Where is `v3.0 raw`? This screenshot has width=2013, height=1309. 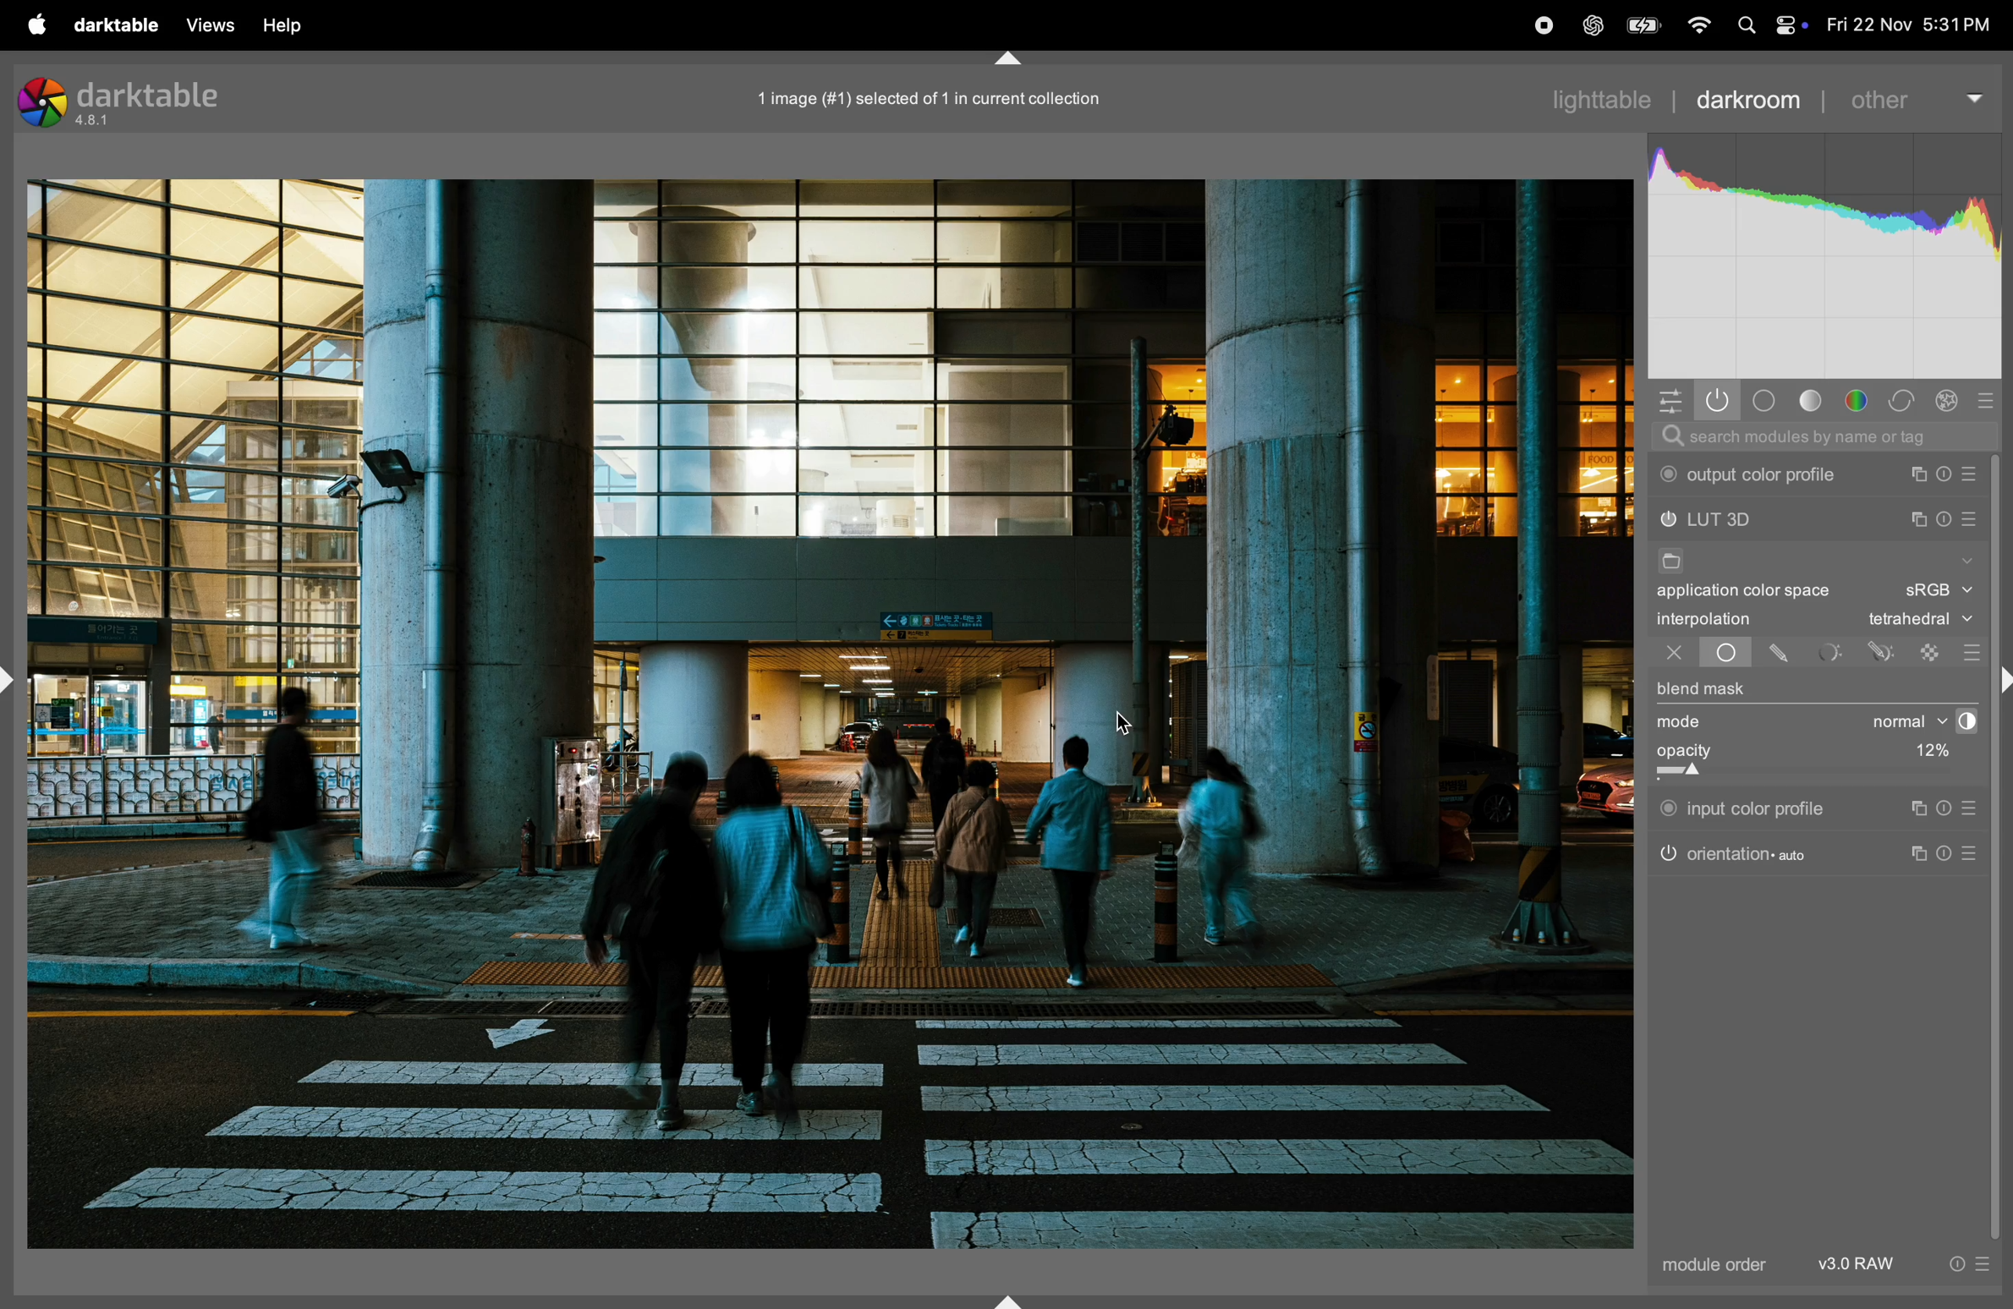 v3.0 raw is located at coordinates (1901, 1268).